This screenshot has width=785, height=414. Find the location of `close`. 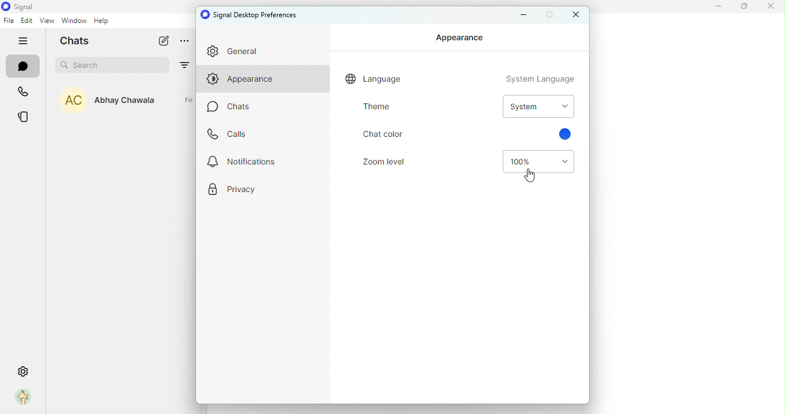

close is located at coordinates (575, 15).